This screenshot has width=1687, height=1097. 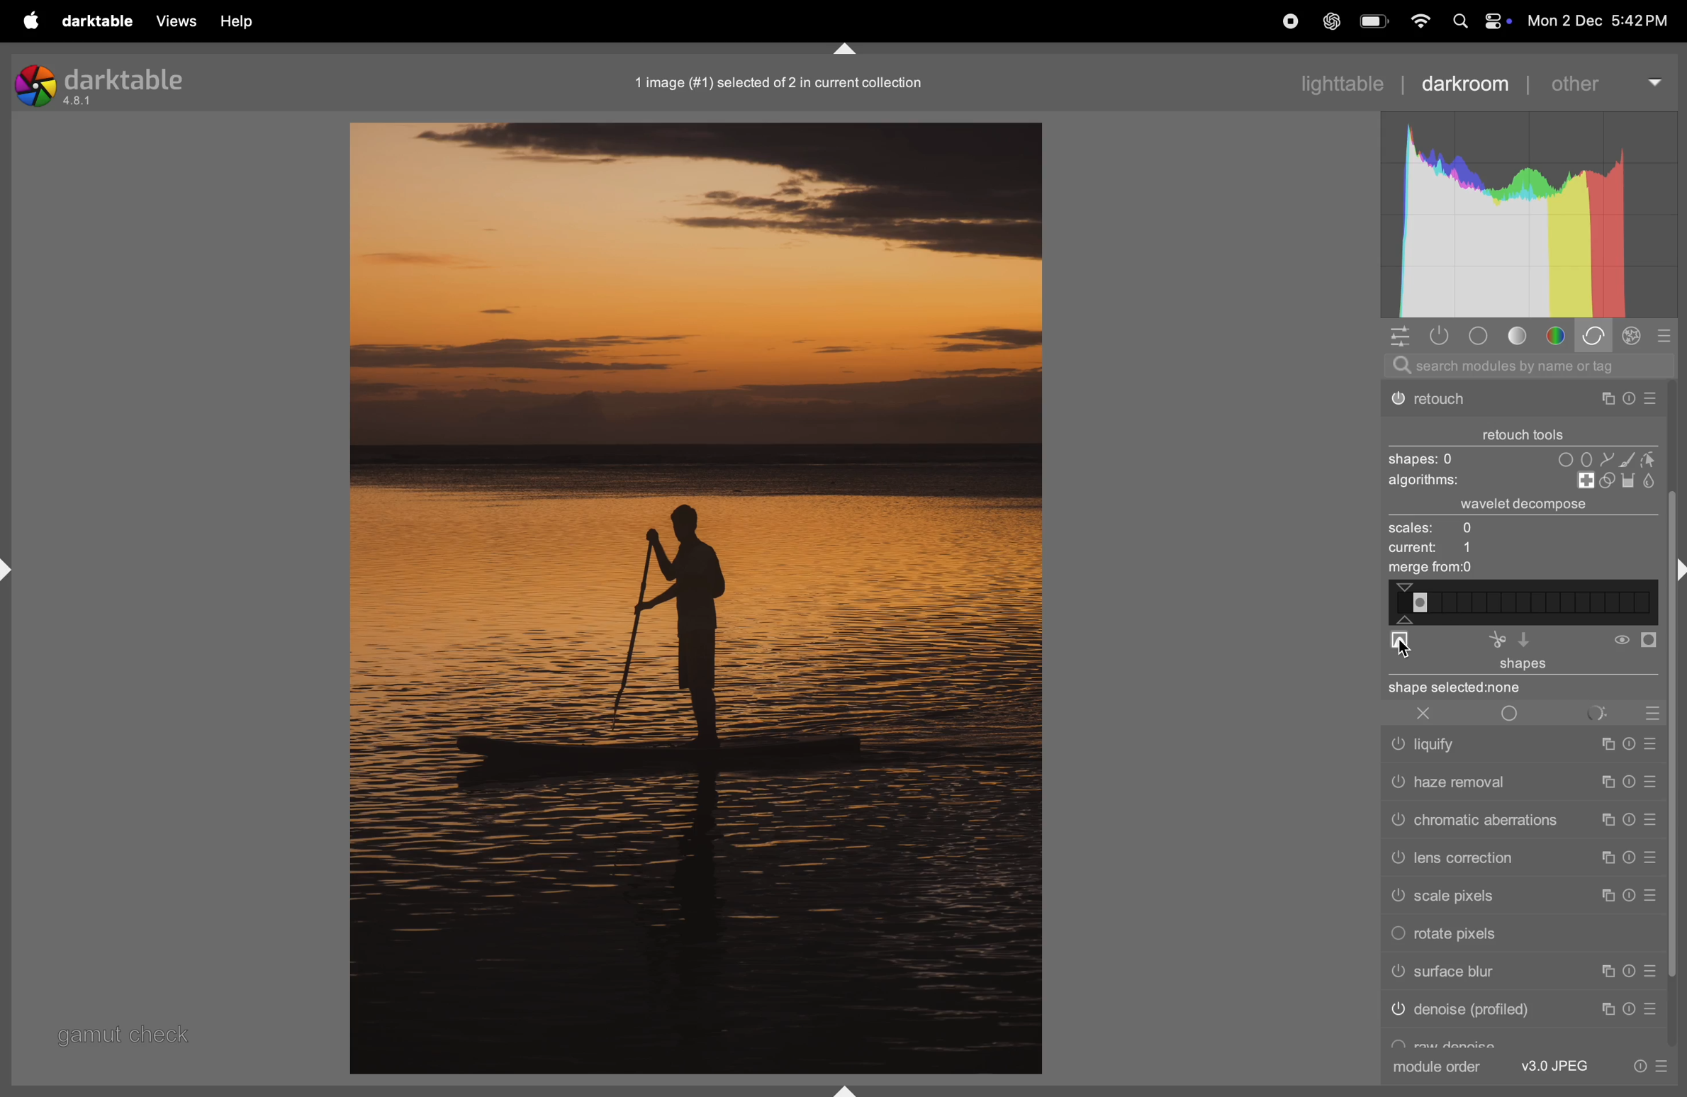 I want to click on effect, so click(x=1635, y=338).